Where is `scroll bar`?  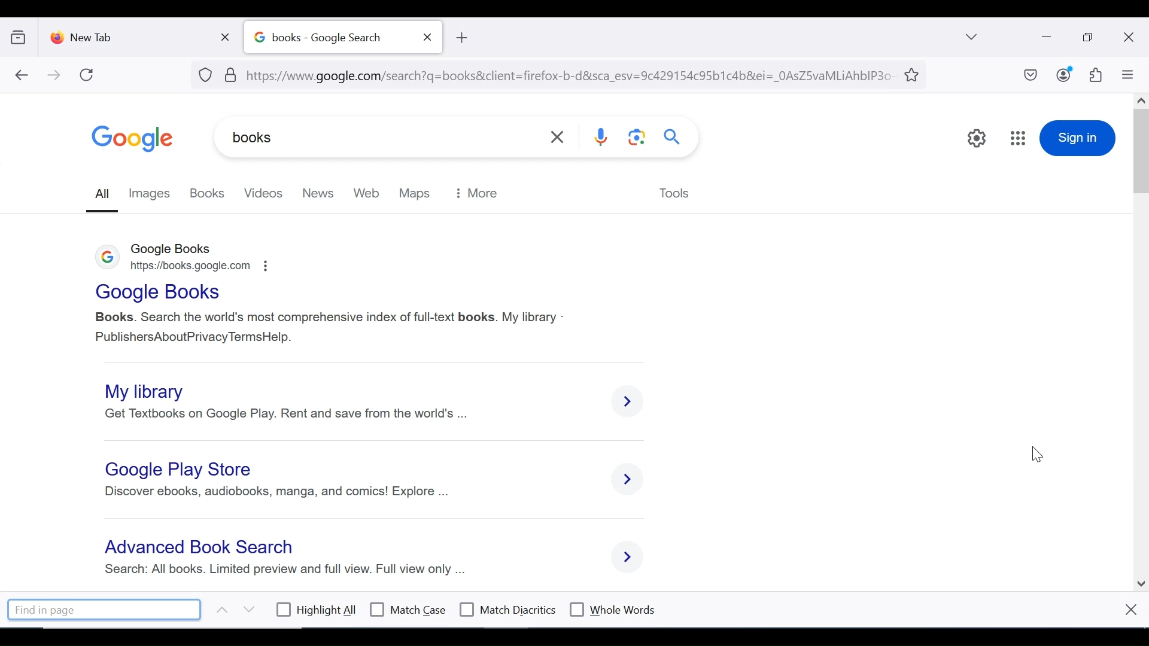 scroll bar is located at coordinates (1142, 339).